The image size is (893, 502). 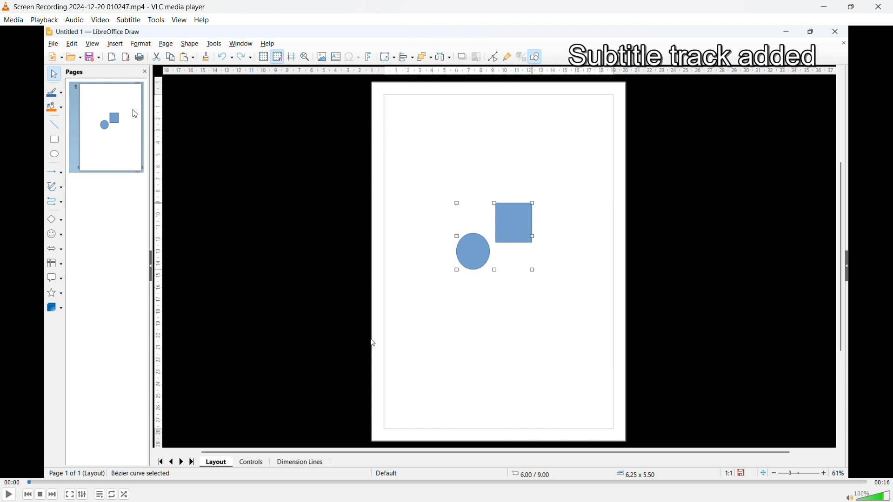 What do you see at coordinates (48, 32) in the screenshot?
I see `libre office draw logo` at bounding box center [48, 32].